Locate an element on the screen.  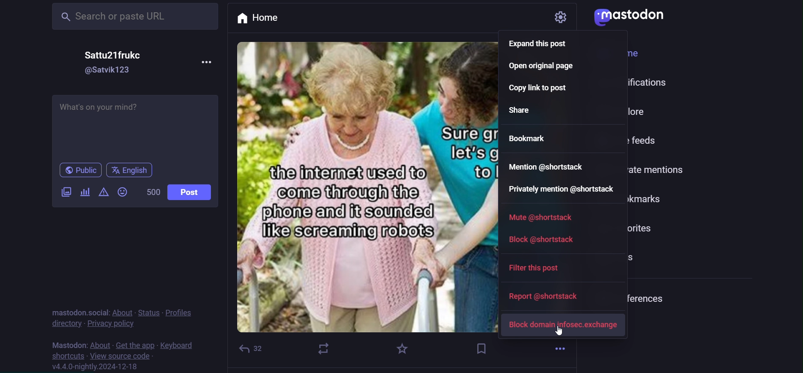
about is located at coordinates (101, 345).